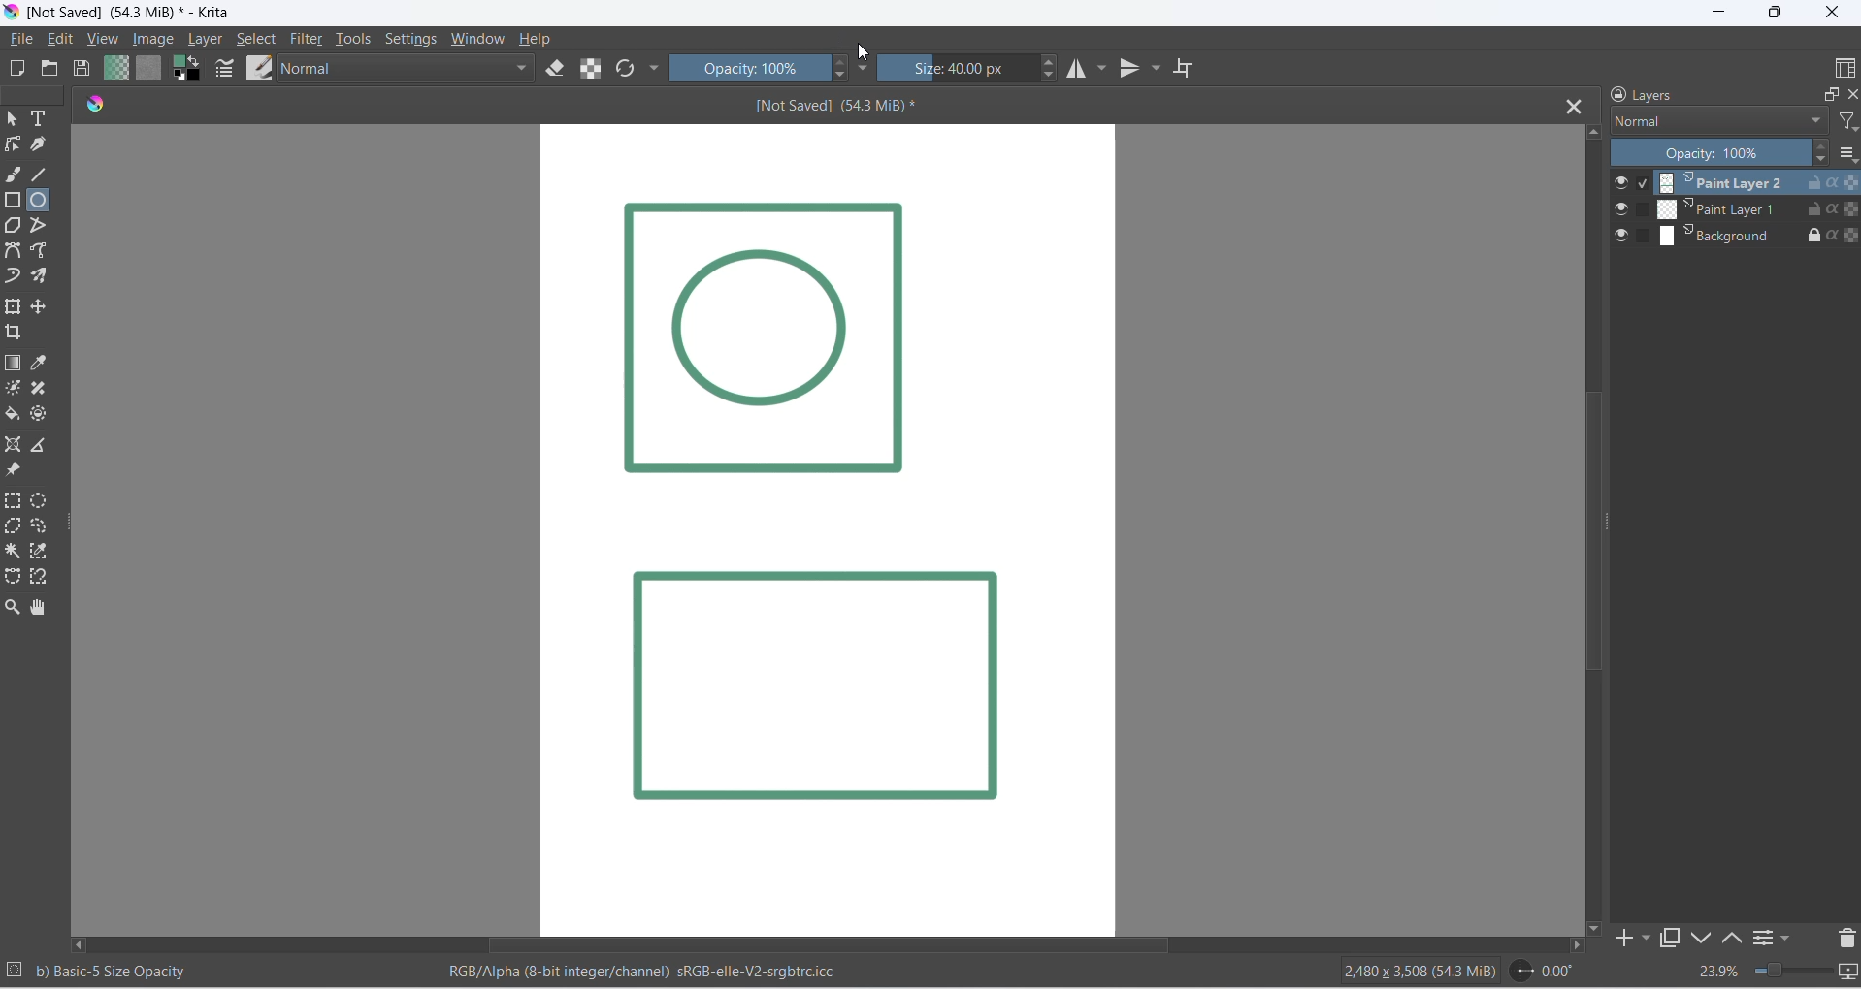 The height and width of the screenshot is (989, 1861). What do you see at coordinates (998, 946) in the screenshot?
I see `scrollbar` at bounding box center [998, 946].